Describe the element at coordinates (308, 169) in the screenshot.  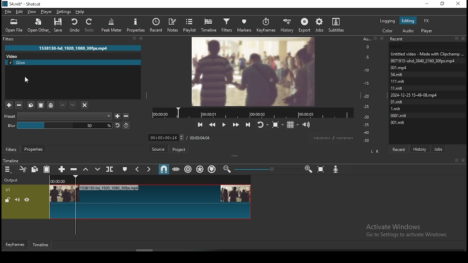
I see `zoom timeline out` at that location.